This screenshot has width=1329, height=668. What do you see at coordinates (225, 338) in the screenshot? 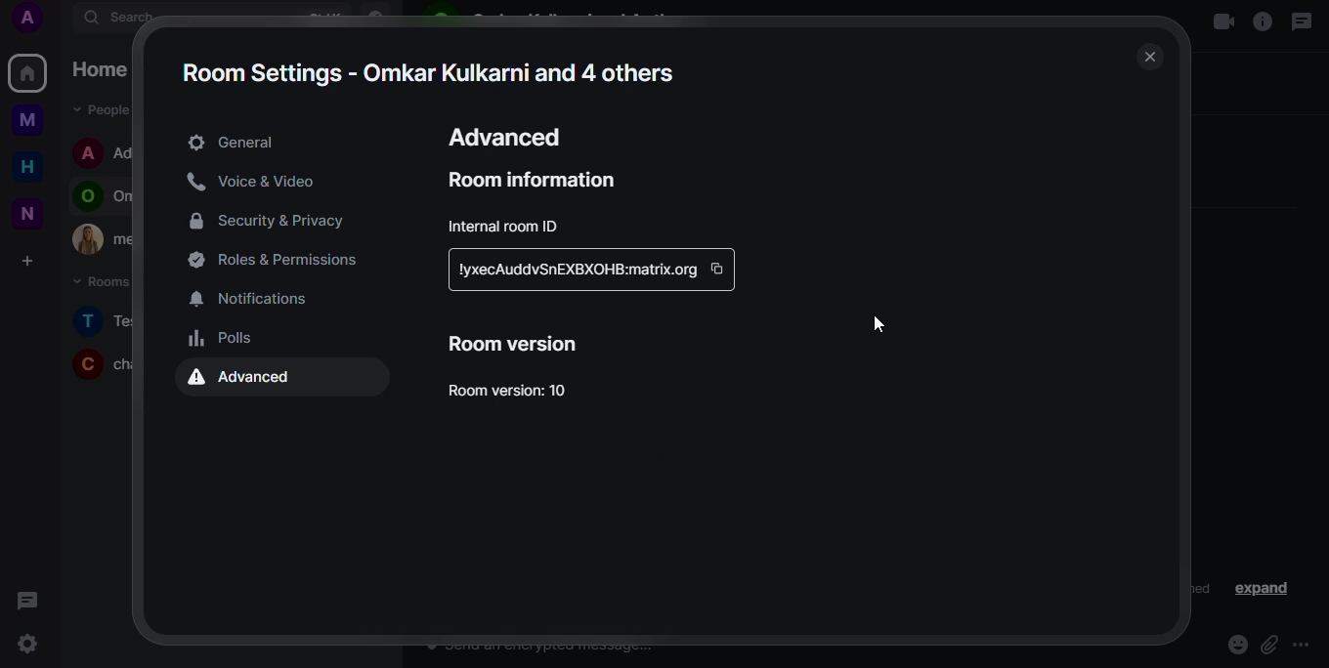
I see `polls` at bounding box center [225, 338].